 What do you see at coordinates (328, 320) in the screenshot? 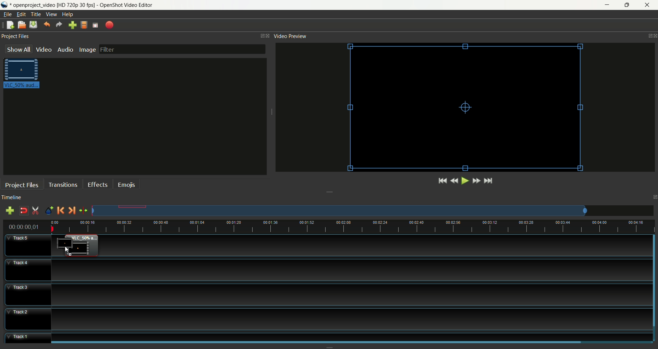
I see `track2` at bounding box center [328, 320].